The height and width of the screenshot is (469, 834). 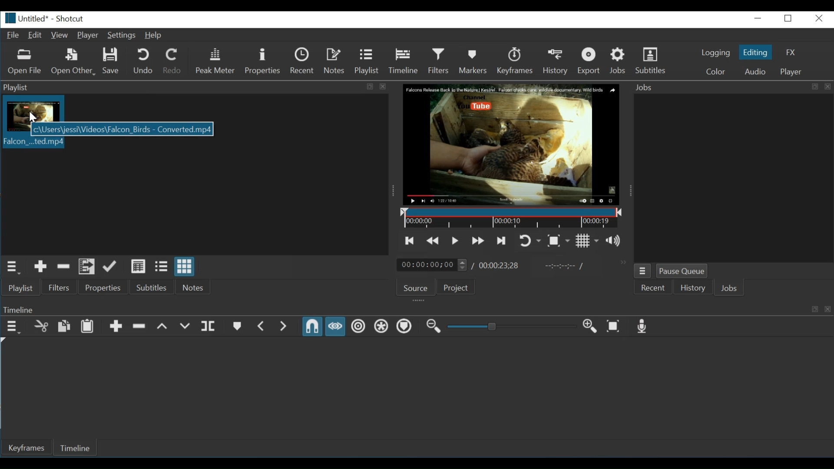 I want to click on Zoom keyframe in, so click(x=588, y=325).